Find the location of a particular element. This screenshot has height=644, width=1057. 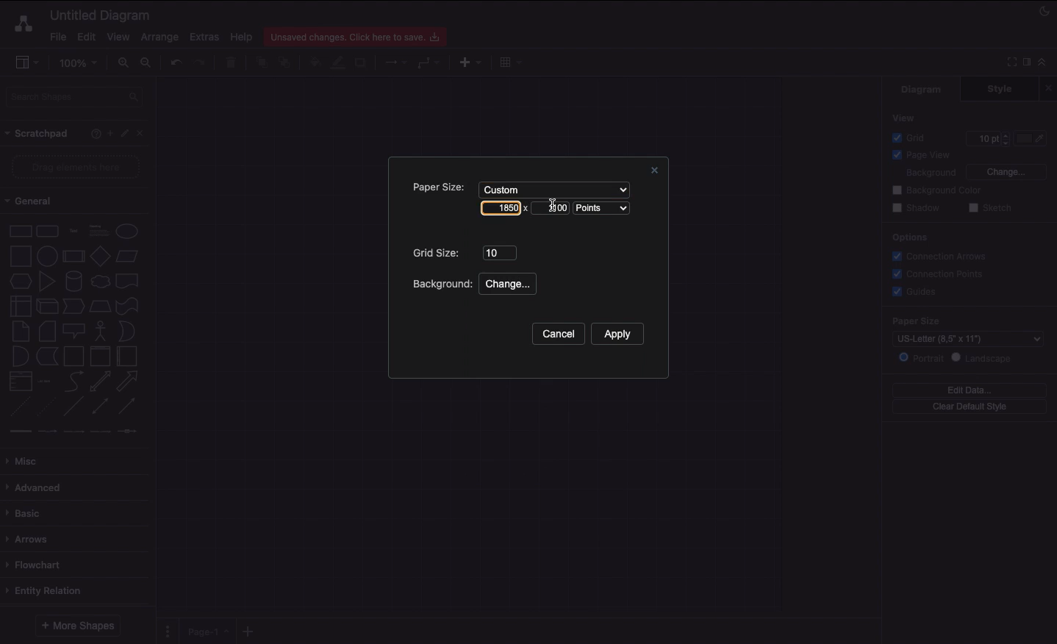

Vertical container is located at coordinates (101, 355).